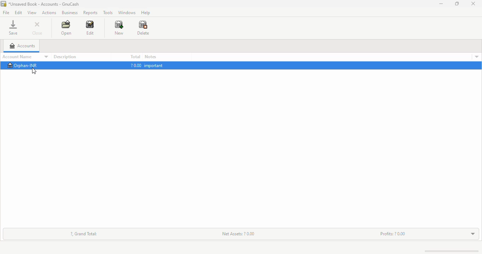  What do you see at coordinates (473, 234) in the screenshot?
I see `toggle expand` at bounding box center [473, 234].